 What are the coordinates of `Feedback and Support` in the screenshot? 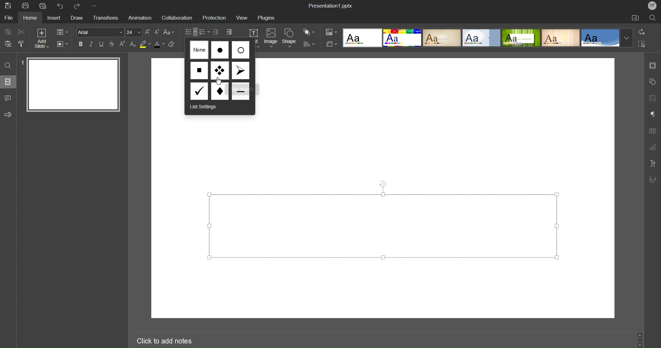 It's located at (8, 115).